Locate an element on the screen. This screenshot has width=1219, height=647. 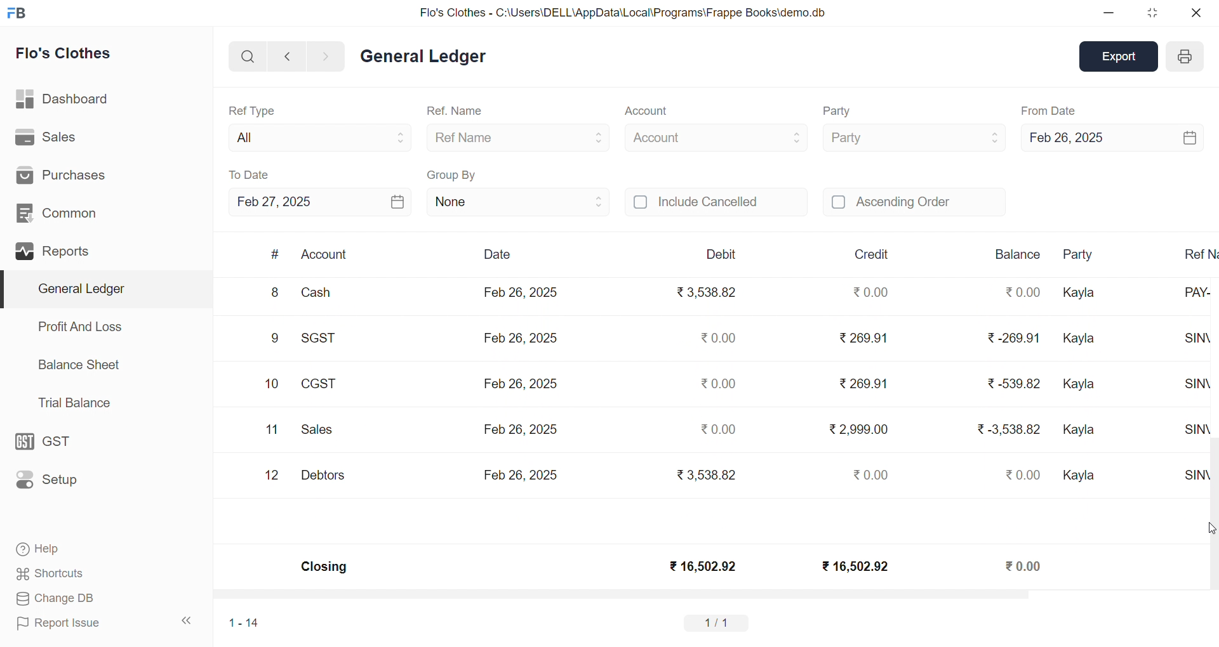
SINV- is located at coordinates (1197, 478).